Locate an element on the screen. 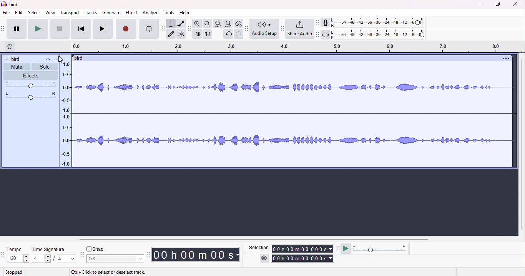 The width and height of the screenshot is (525, 276). playback speed is located at coordinates (381, 249).